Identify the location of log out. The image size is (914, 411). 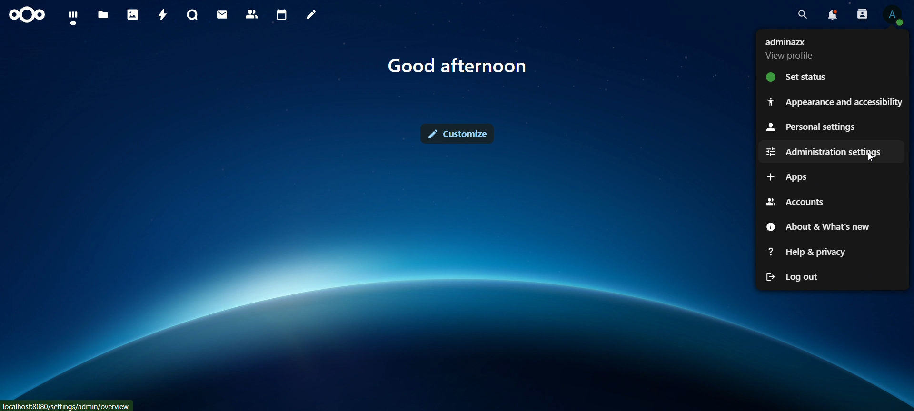
(792, 277).